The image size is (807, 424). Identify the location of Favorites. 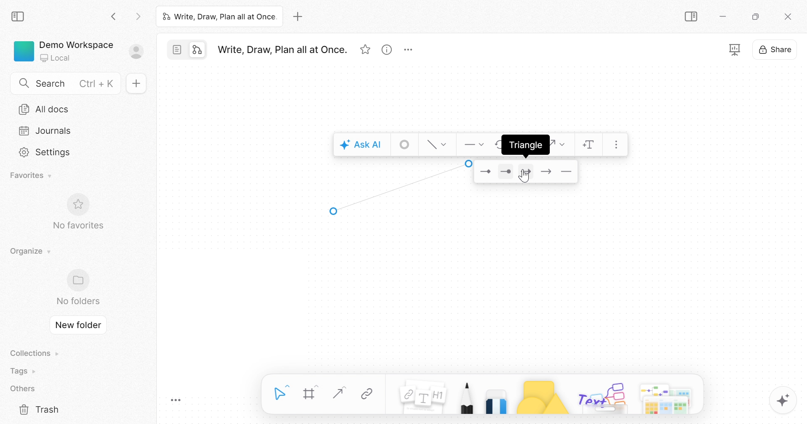
(32, 175).